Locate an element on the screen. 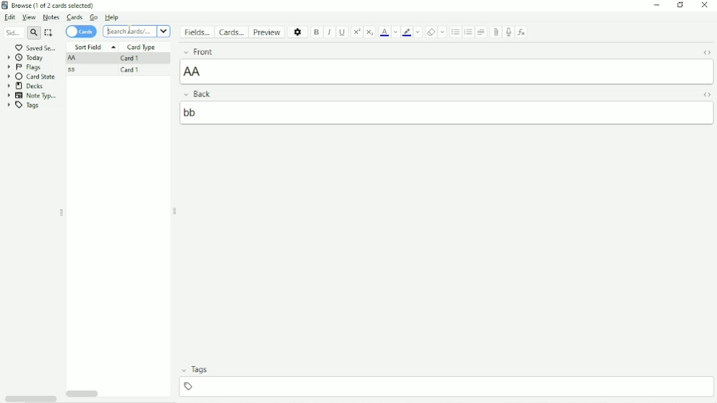 The height and width of the screenshot is (403, 717). Toggle HTML Editor is located at coordinates (706, 95).